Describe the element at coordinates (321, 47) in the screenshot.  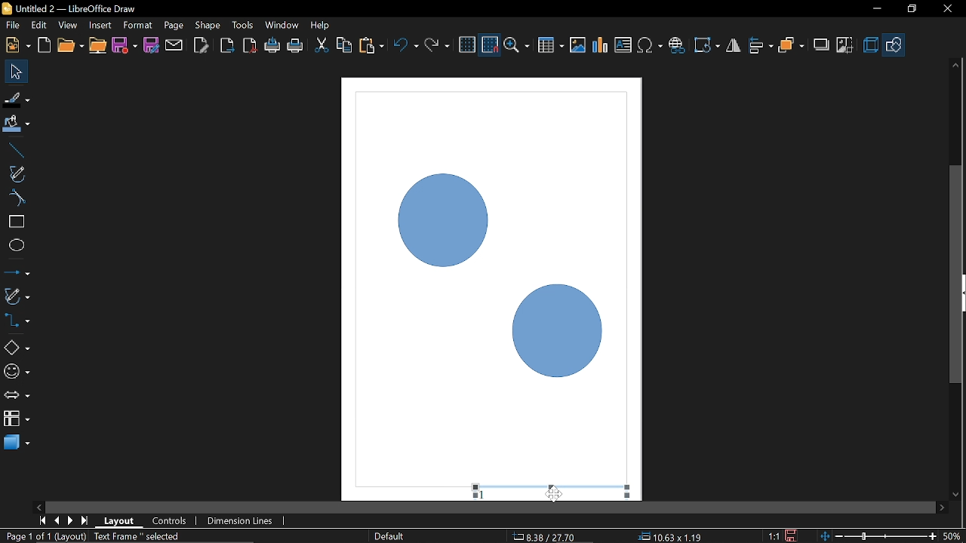
I see `Cut` at that location.